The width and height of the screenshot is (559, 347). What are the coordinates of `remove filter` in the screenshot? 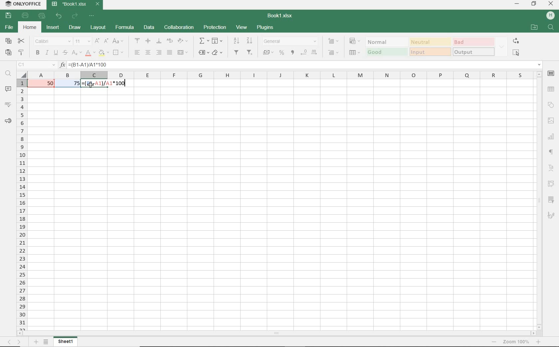 It's located at (250, 53).